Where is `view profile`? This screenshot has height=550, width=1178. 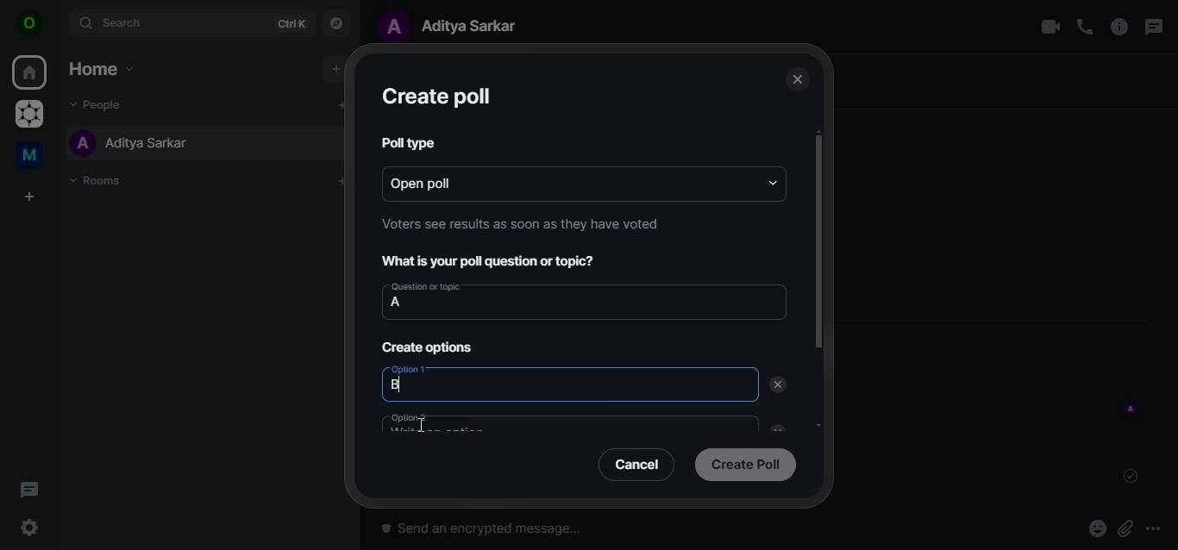
view profile is located at coordinates (30, 25).